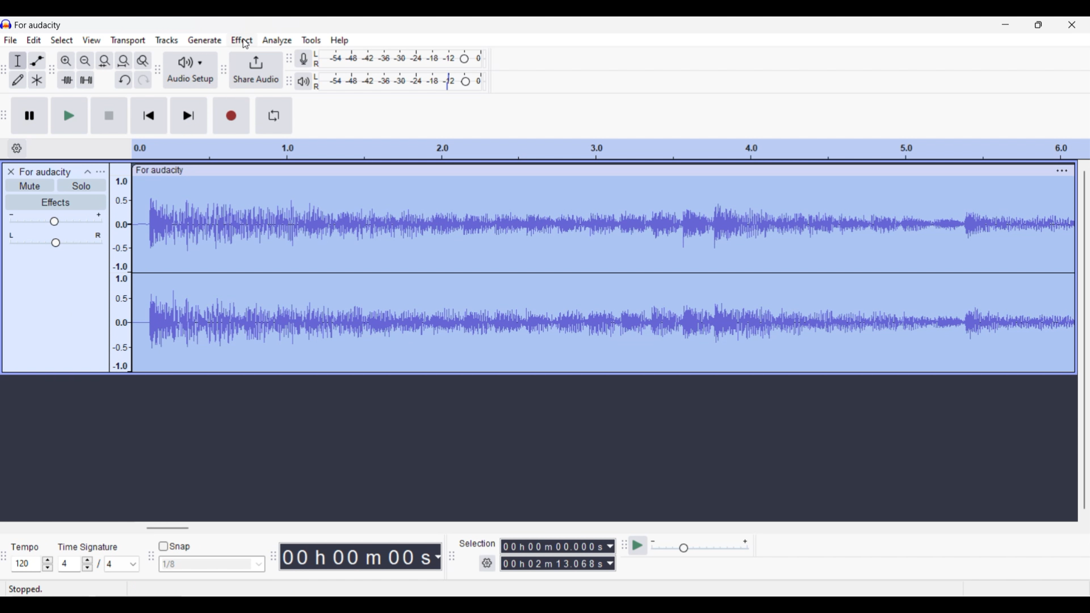  Describe the element at coordinates (30, 116) in the screenshot. I see `Pause` at that location.